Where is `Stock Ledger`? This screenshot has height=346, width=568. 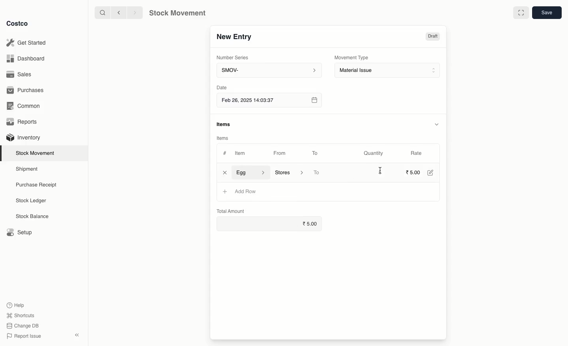
Stock Ledger is located at coordinates (31, 201).